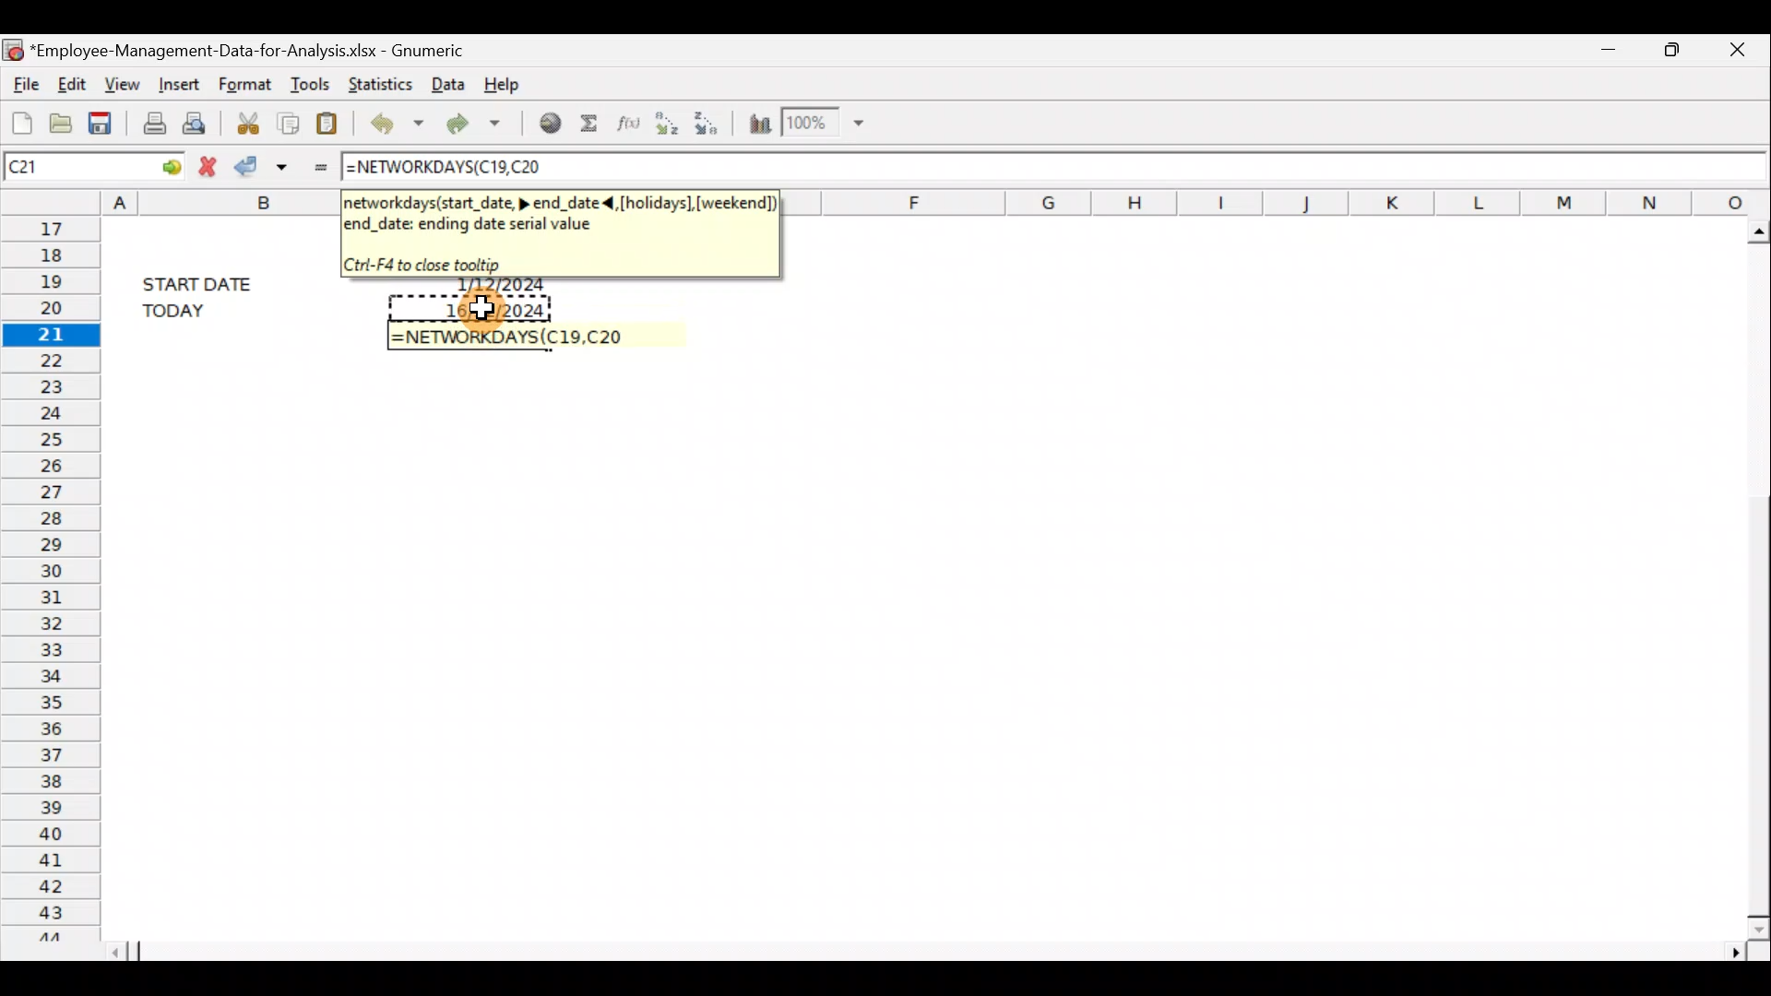 This screenshot has width=1771, height=996. Describe the element at coordinates (1751, 575) in the screenshot. I see `Scroll bar` at that location.